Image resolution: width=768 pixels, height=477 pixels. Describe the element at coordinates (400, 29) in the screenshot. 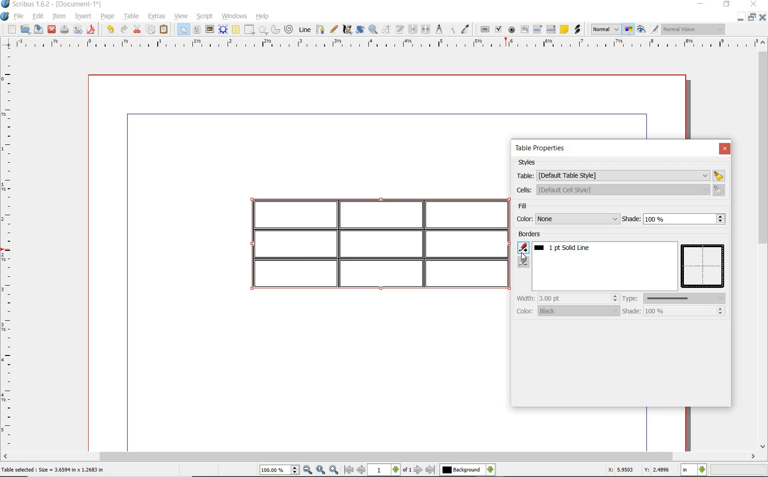

I see `edit text with story editor` at that location.